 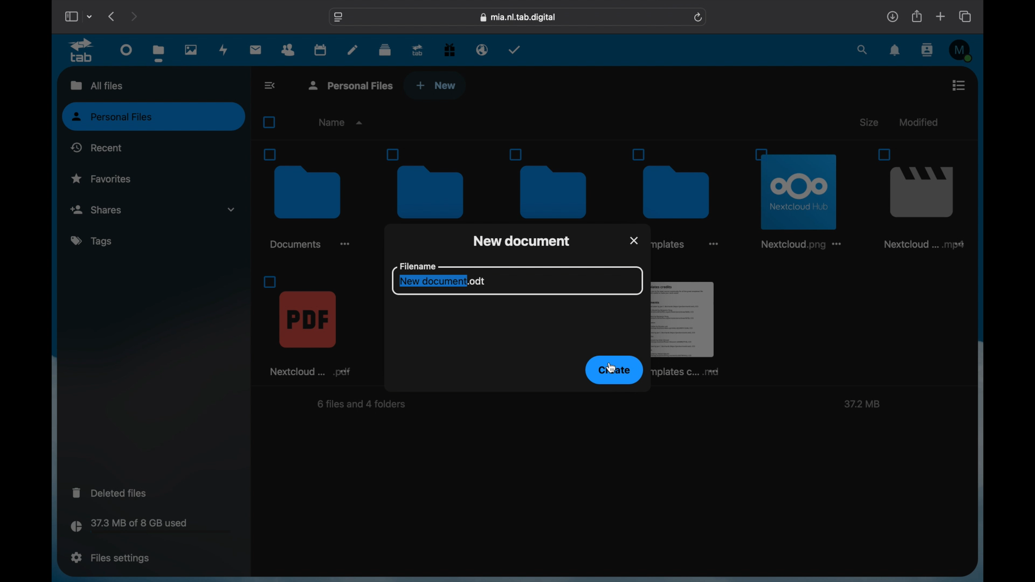 What do you see at coordinates (522, 240) in the screenshot?
I see `new document` at bounding box center [522, 240].